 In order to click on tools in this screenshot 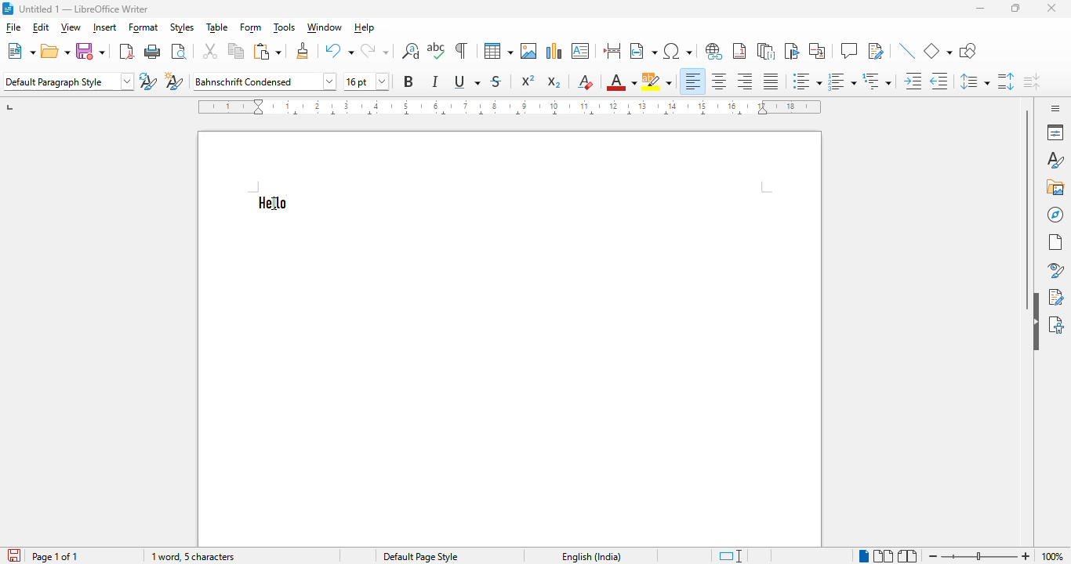, I will do `click(285, 28)`.